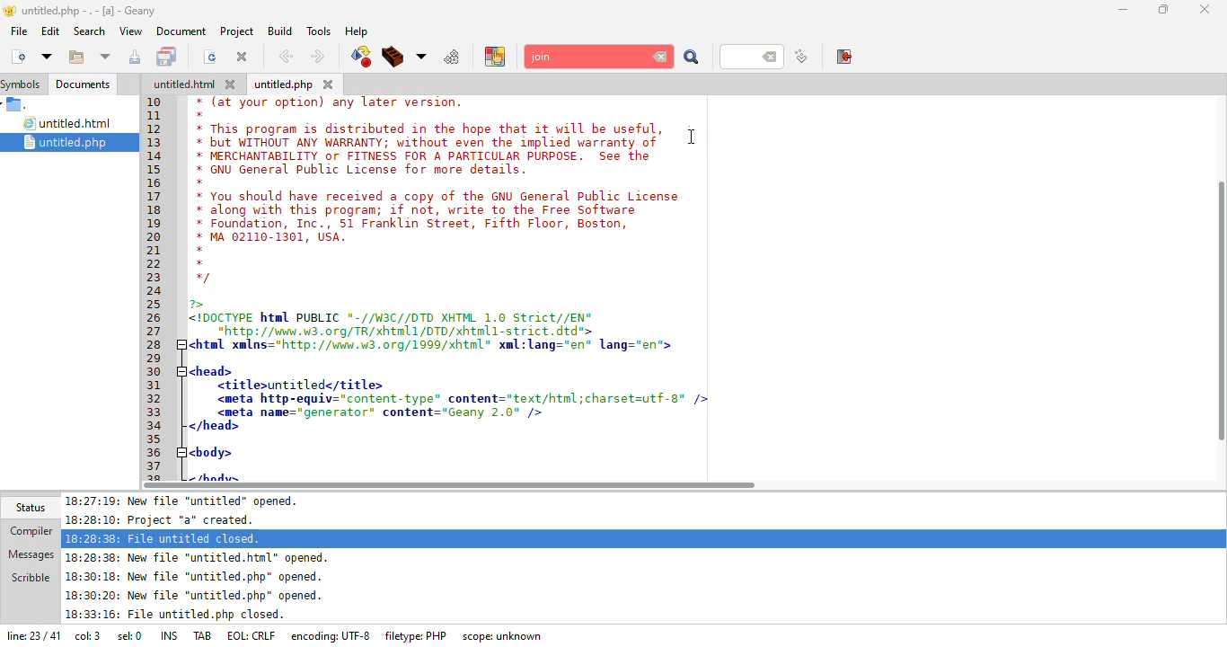 The image size is (1227, 647). I want to click on search line number, so click(751, 56).